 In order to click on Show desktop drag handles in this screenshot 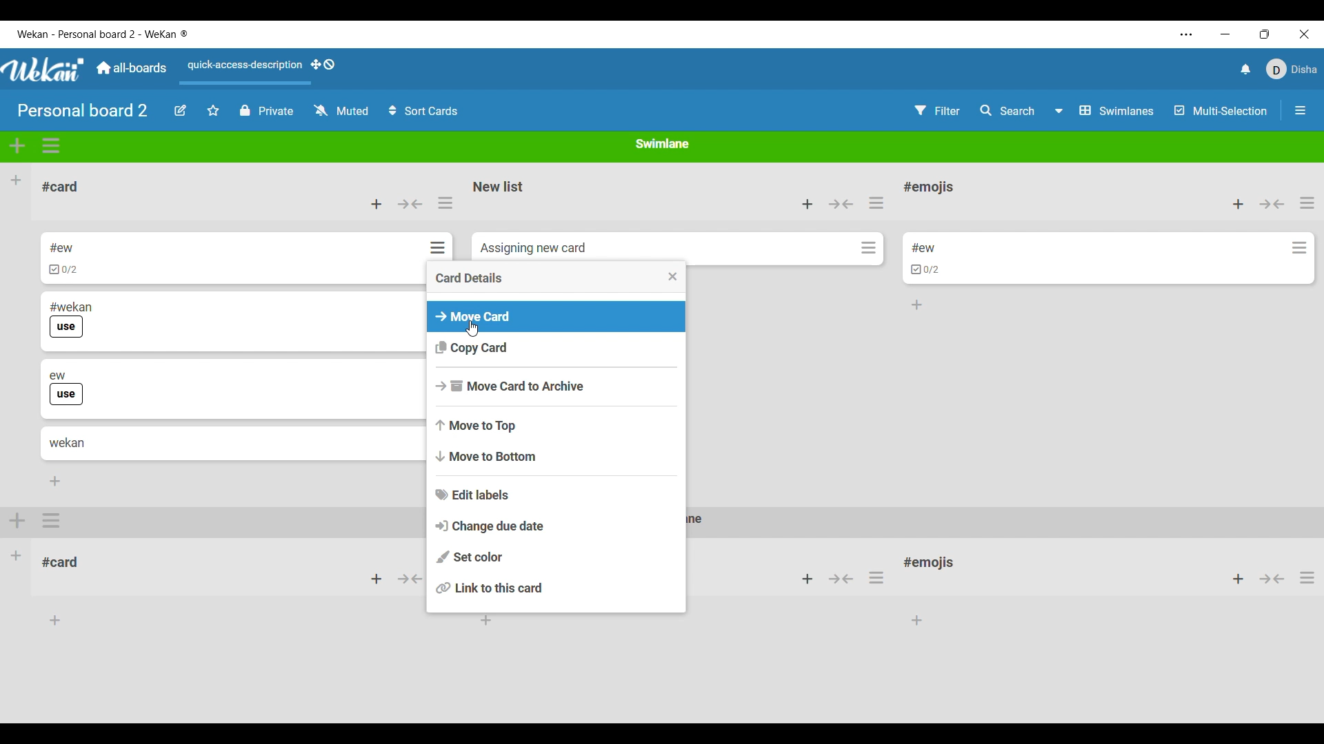, I will do `click(323, 65)`.